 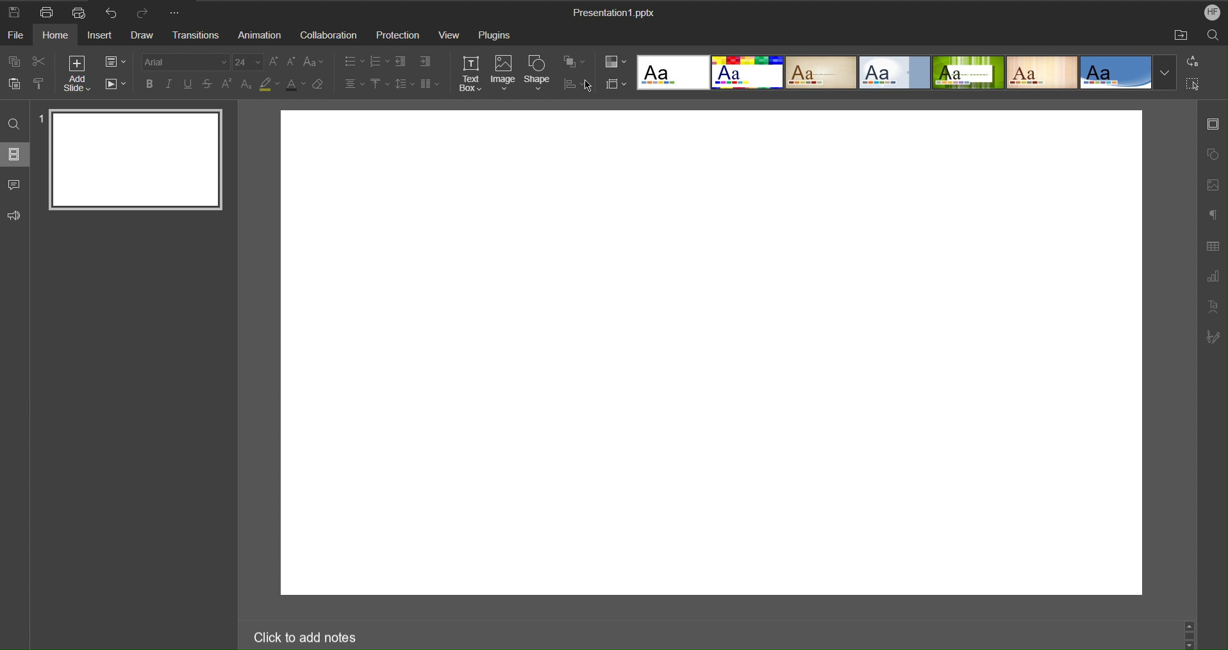 I want to click on Go up, so click(x=1190, y=624).